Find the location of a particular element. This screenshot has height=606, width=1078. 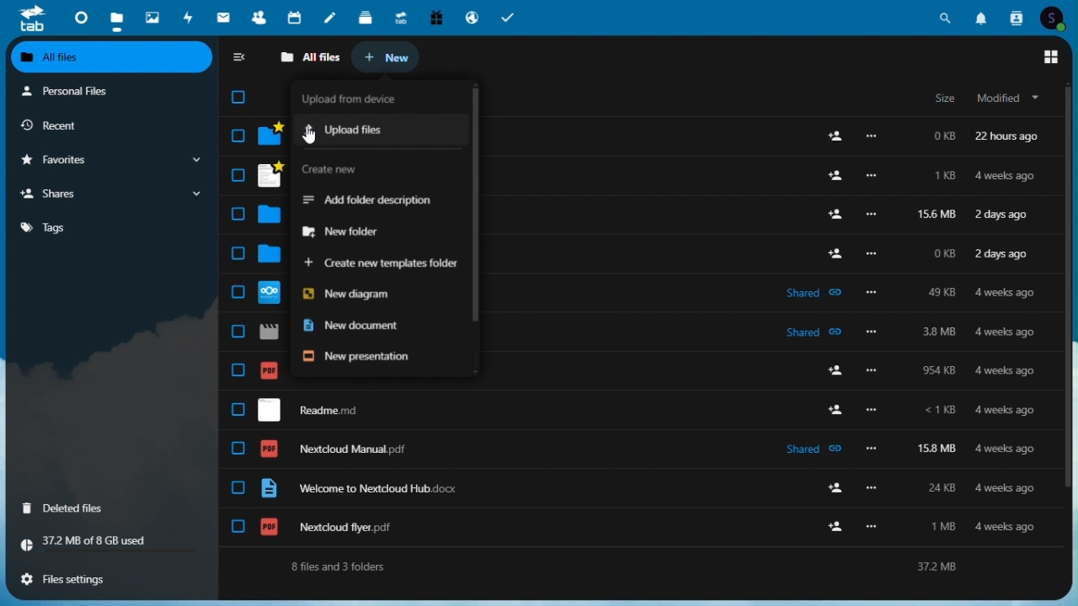

4 weeks ago is located at coordinates (1007, 451).